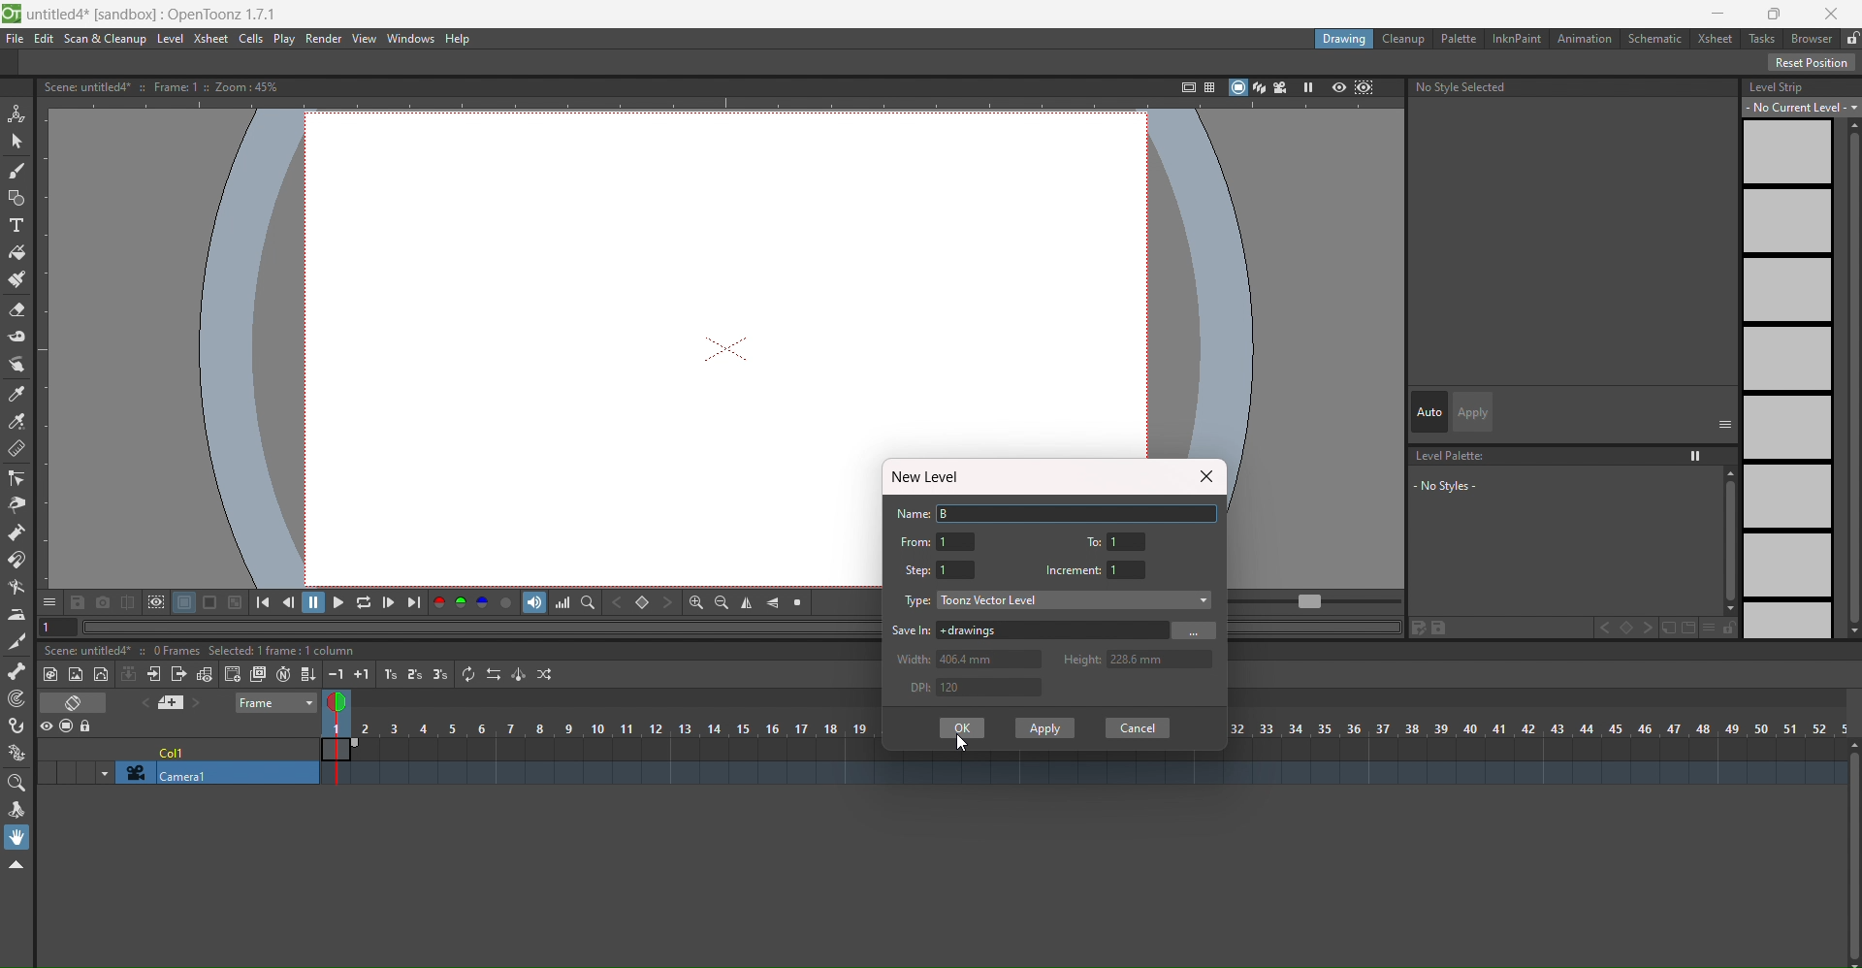 This screenshot has height=968, width=1862. What do you see at coordinates (1162, 661) in the screenshot?
I see `228.6mm` at bounding box center [1162, 661].